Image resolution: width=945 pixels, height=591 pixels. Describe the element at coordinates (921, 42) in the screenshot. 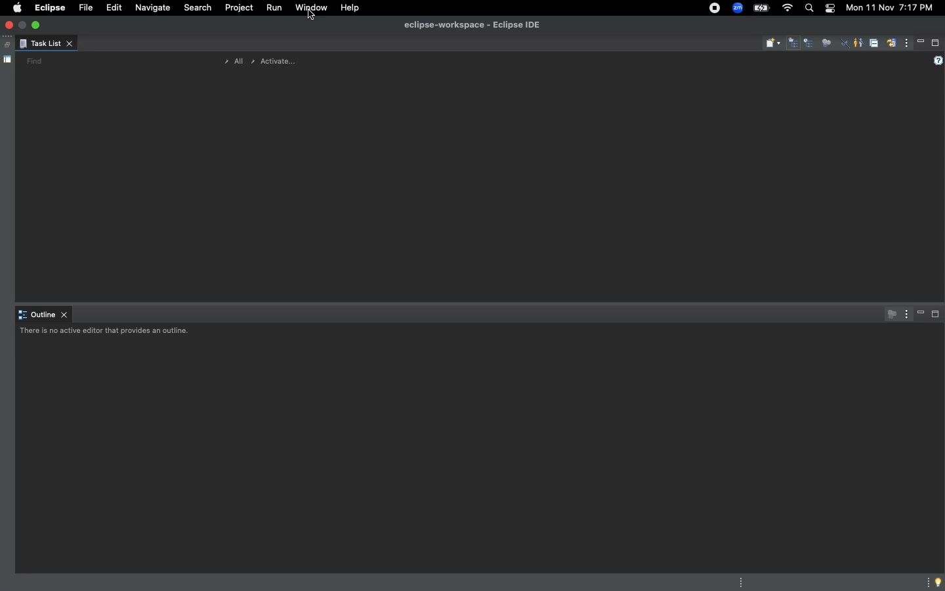

I see `Minimize` at that location.